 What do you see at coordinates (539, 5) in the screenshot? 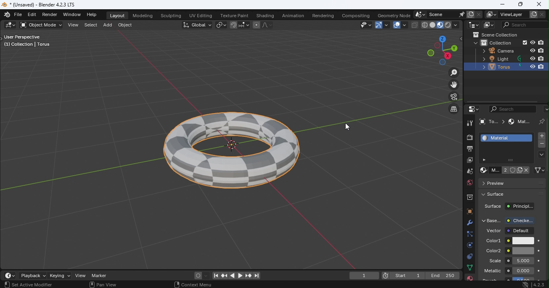
I see `Close` at bounding box center [539, 5].